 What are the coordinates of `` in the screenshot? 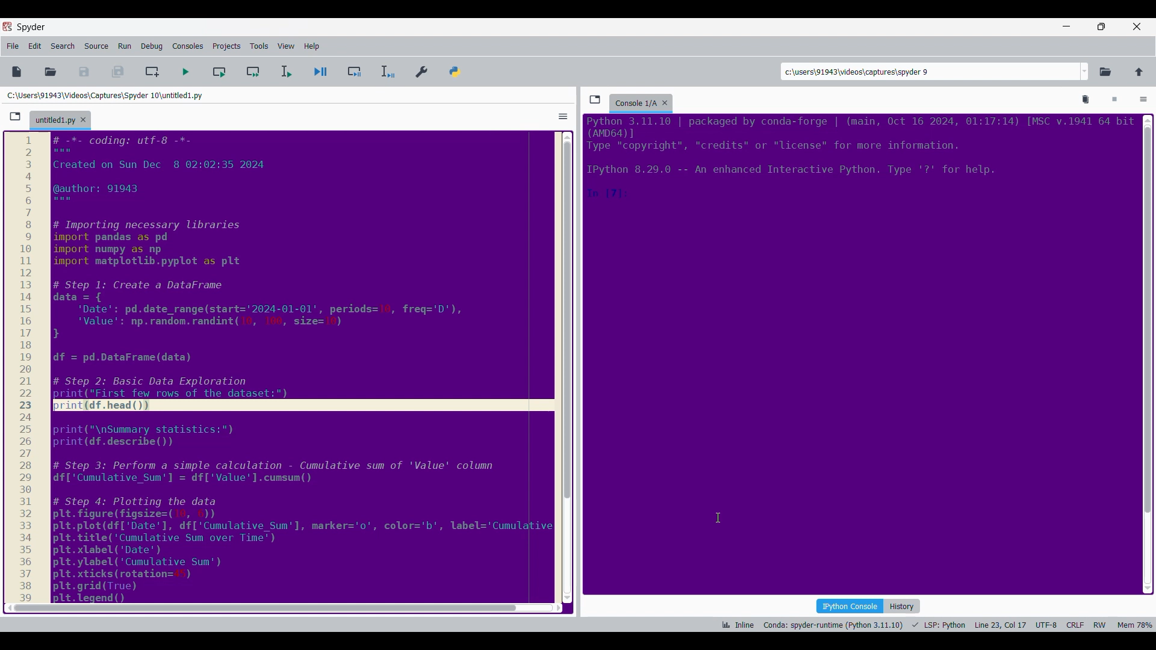 It's located at (286, 609).